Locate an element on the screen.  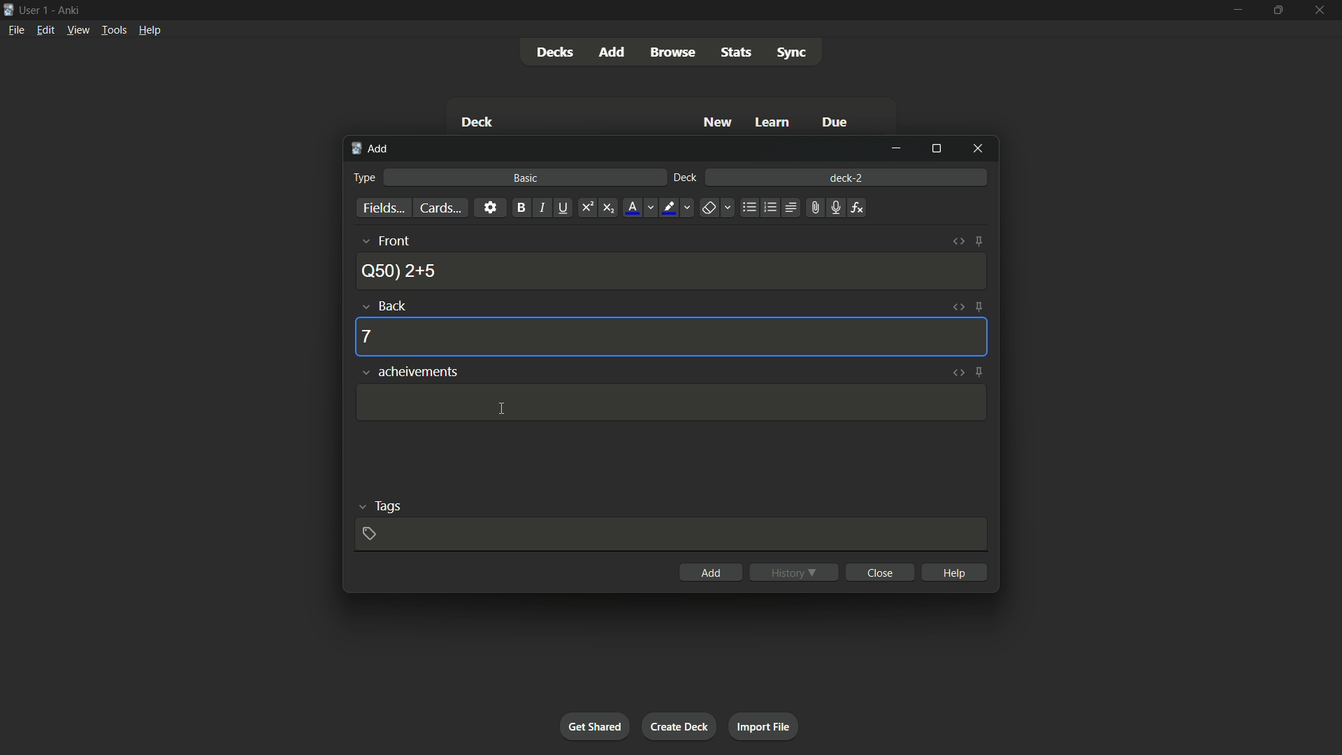
fields is located at coordinates (382, 208).